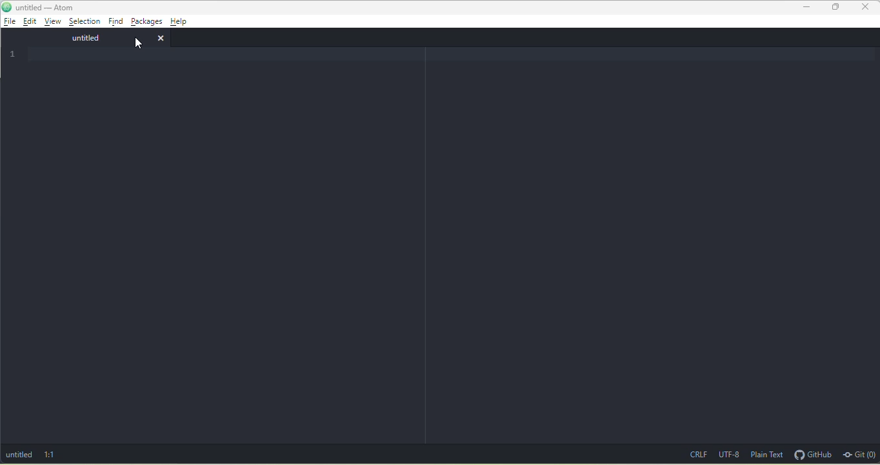  I want to click on plain text, so click(767, 455).